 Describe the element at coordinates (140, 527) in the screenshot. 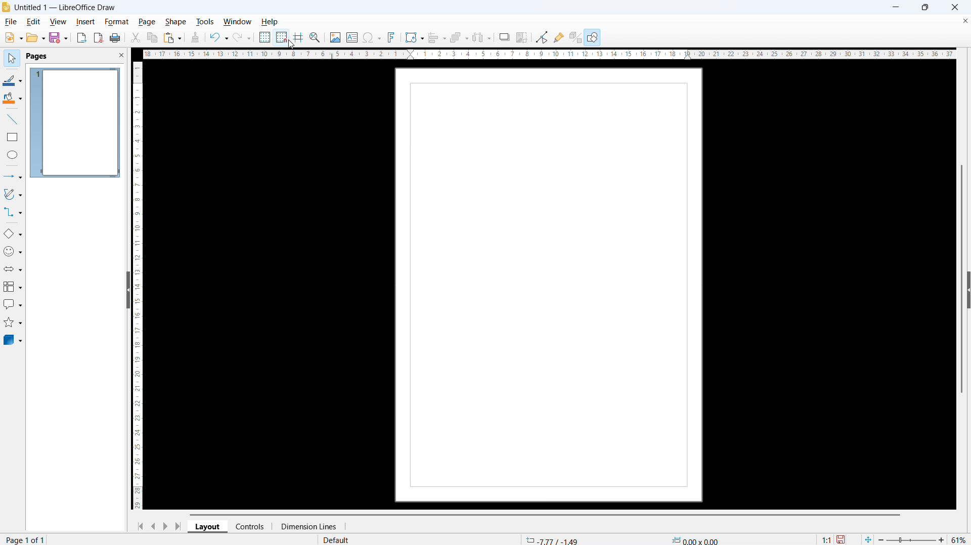

I see `Go to first page` at that location.